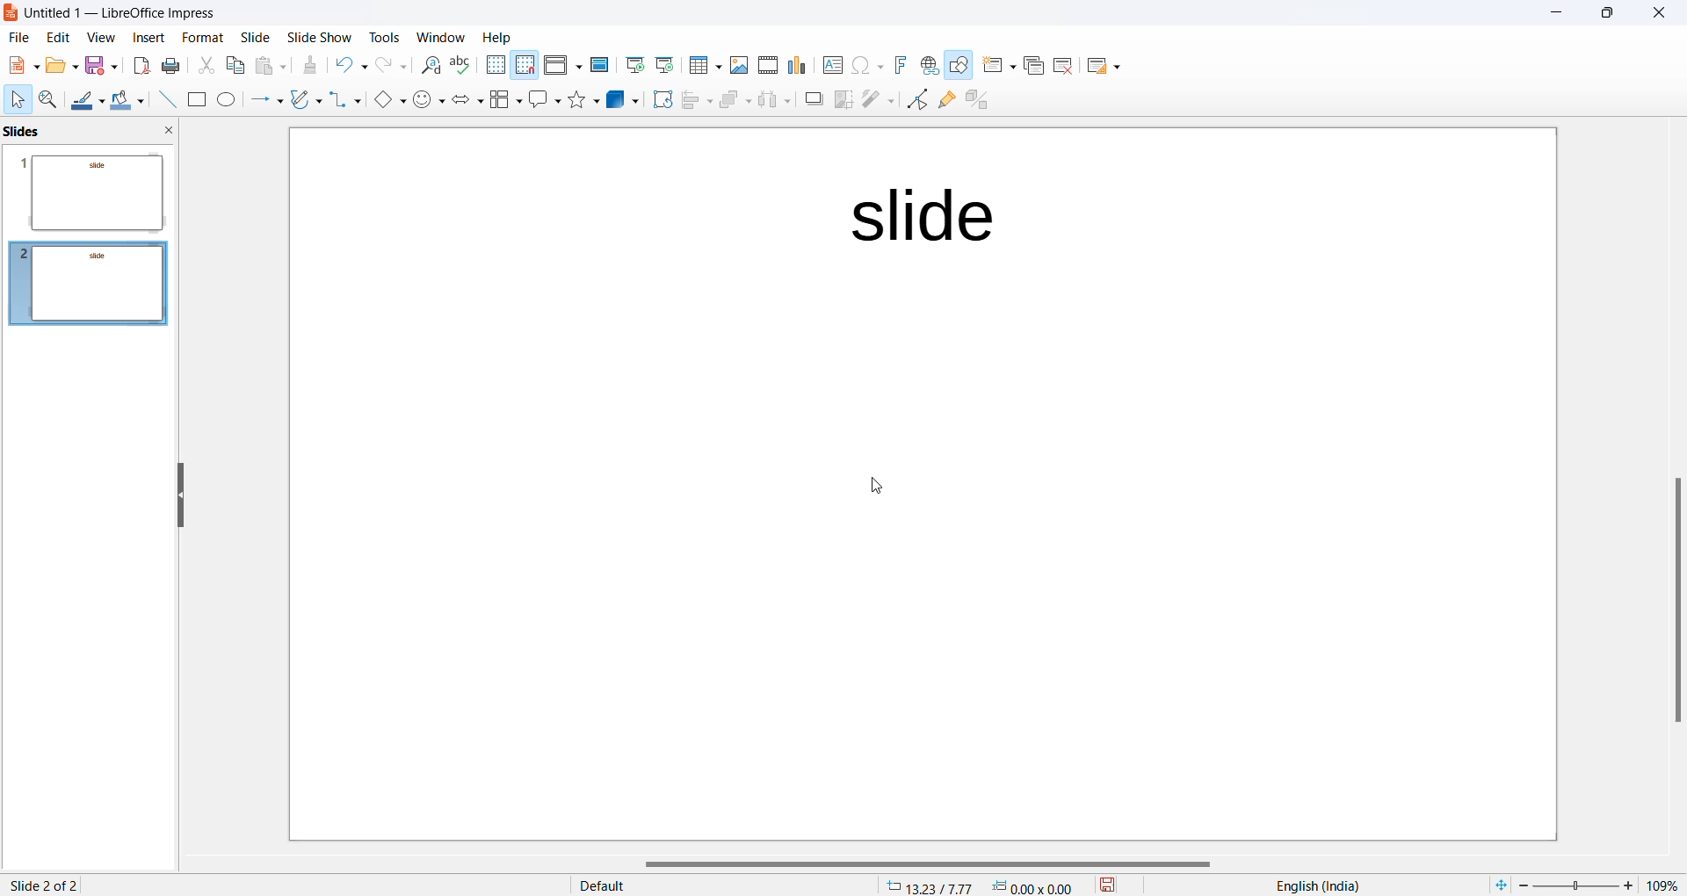 This screenshot has width=1687, height=896. Describe the element at coordinates (692, 101) in the screenshot. I see `Align` at that location.